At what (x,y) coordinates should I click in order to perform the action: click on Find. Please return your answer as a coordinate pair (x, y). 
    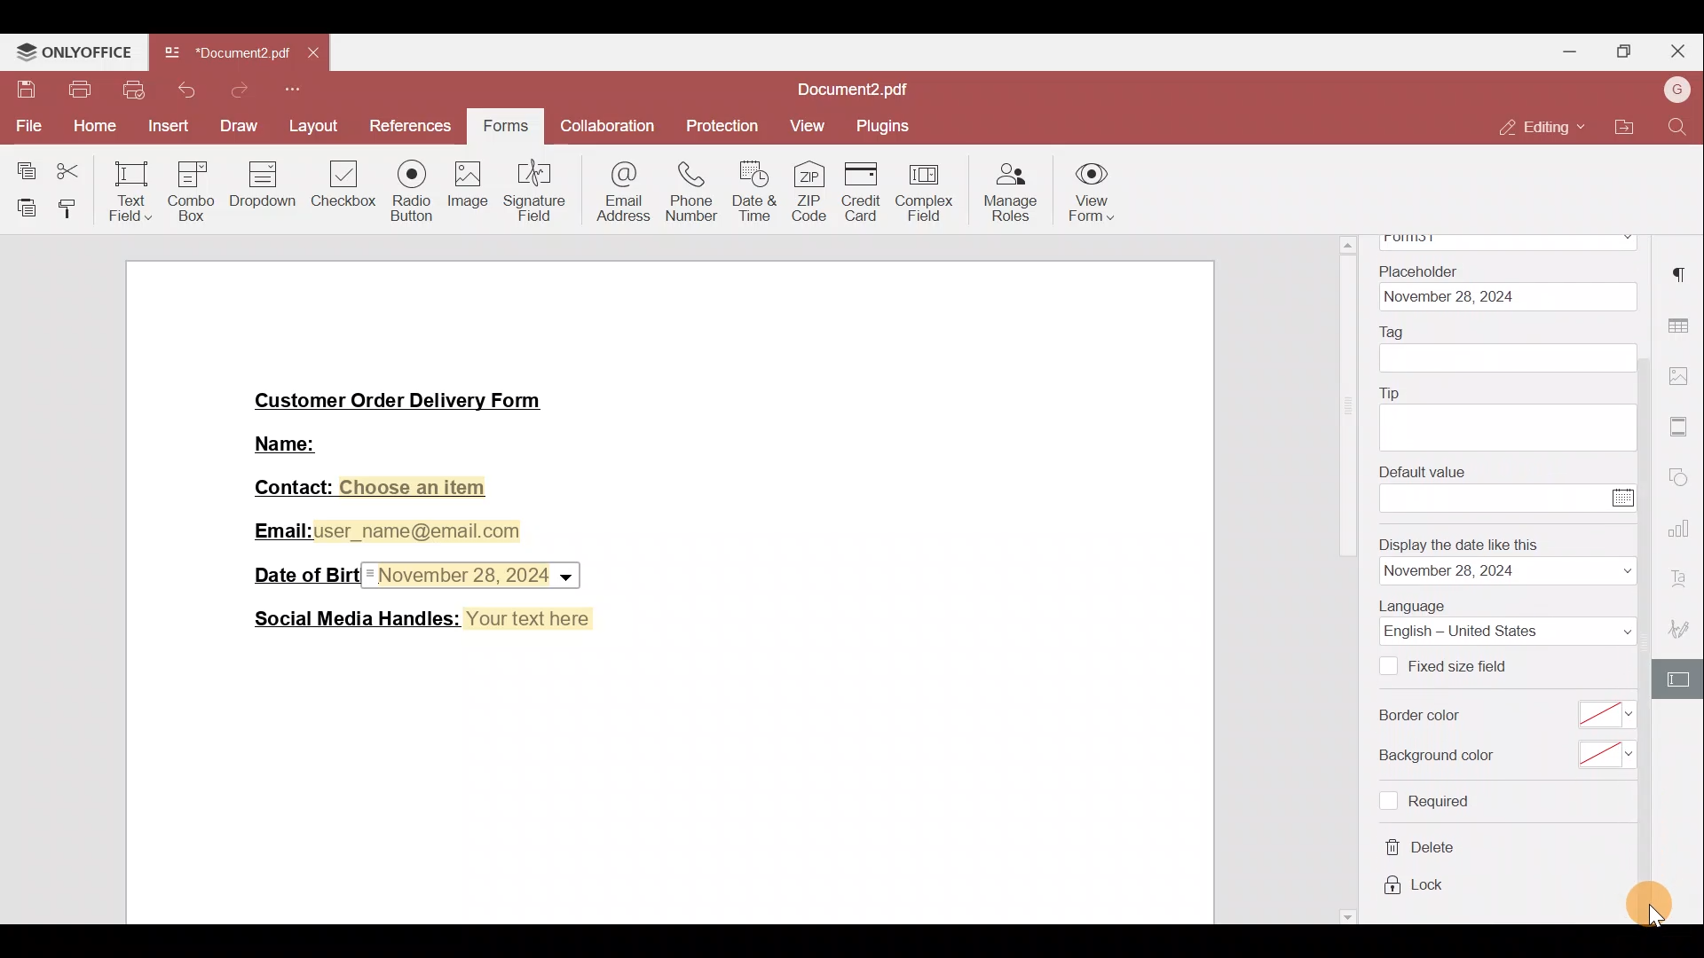
    Looking at the image, I should click on (1678, 125).